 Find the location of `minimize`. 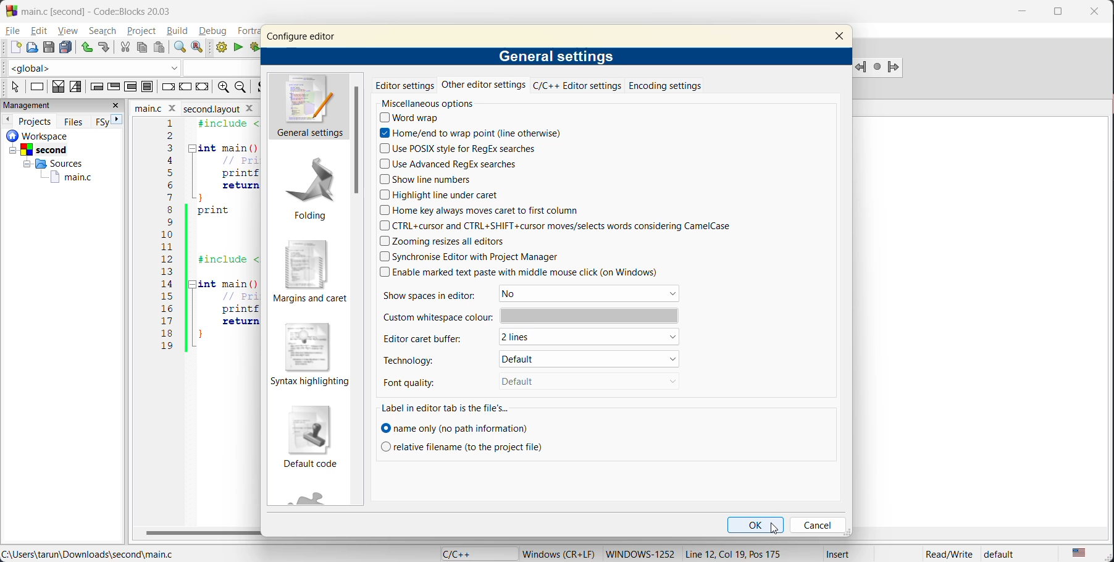

minimize is located at coordinates (1022, 12).